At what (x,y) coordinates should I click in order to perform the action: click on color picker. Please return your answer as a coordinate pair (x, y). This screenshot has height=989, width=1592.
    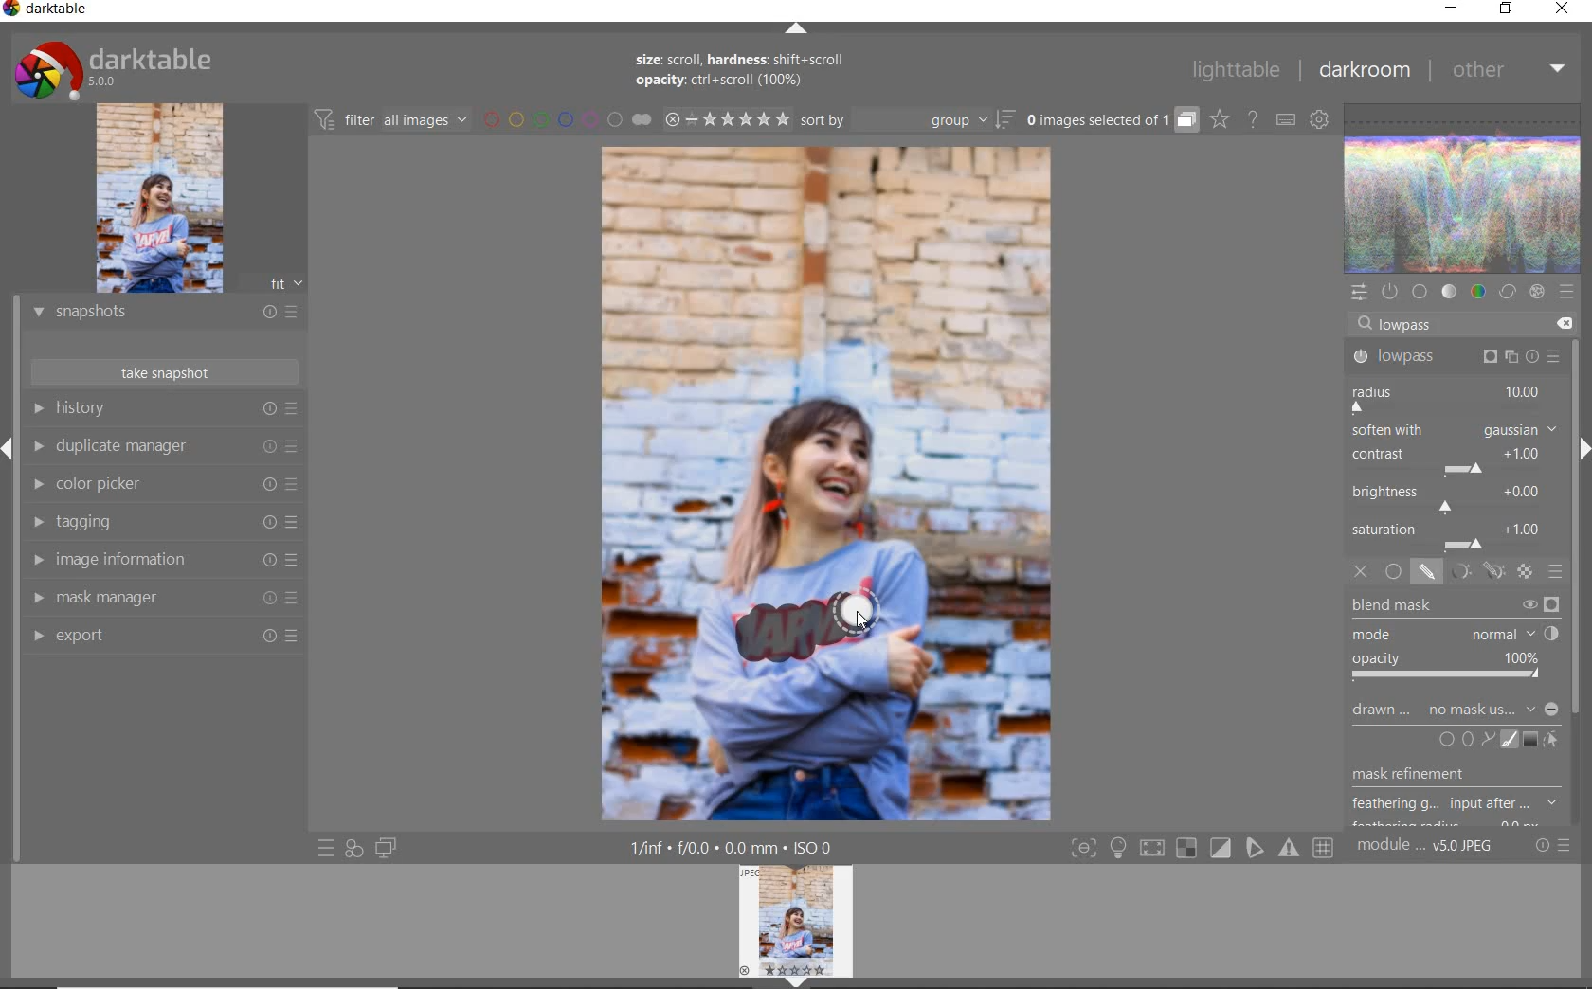
    Looking at the image, I should click on (161, 487).